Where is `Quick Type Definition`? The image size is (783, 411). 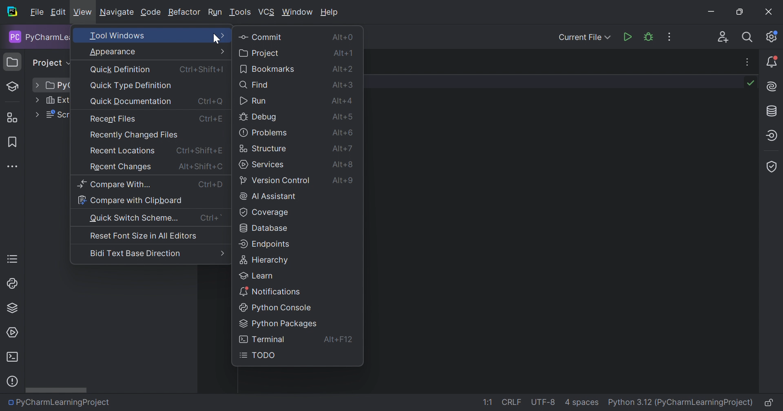 Quick Type Definition is located at coordinates (133, 86).